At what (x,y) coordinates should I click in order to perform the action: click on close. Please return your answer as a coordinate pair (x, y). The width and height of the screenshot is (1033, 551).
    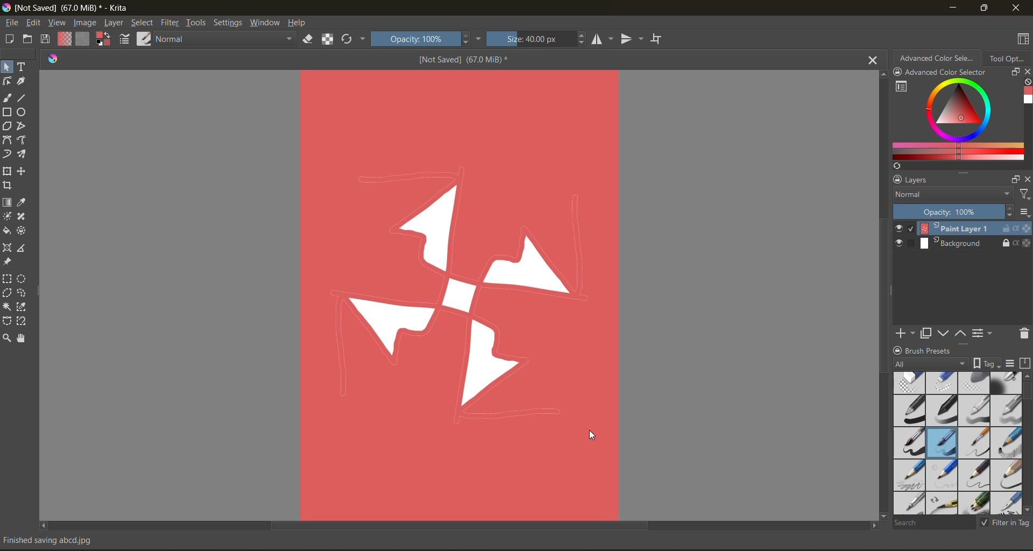
    Looking at the image, I should click on (1016, 9).